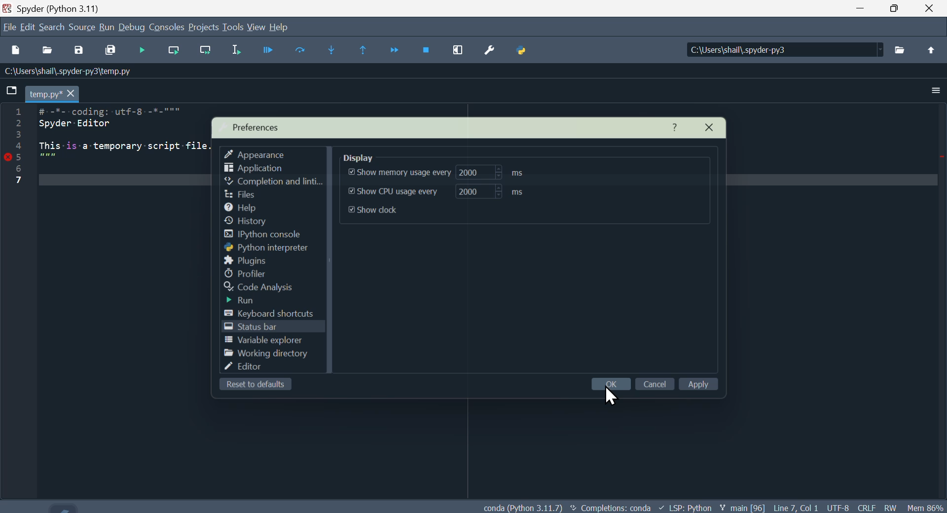 The height and width of the screenshot is (513, 947). Describe the element at coordinates (866, 11) in the screenshot. I see `minimise` at that location.